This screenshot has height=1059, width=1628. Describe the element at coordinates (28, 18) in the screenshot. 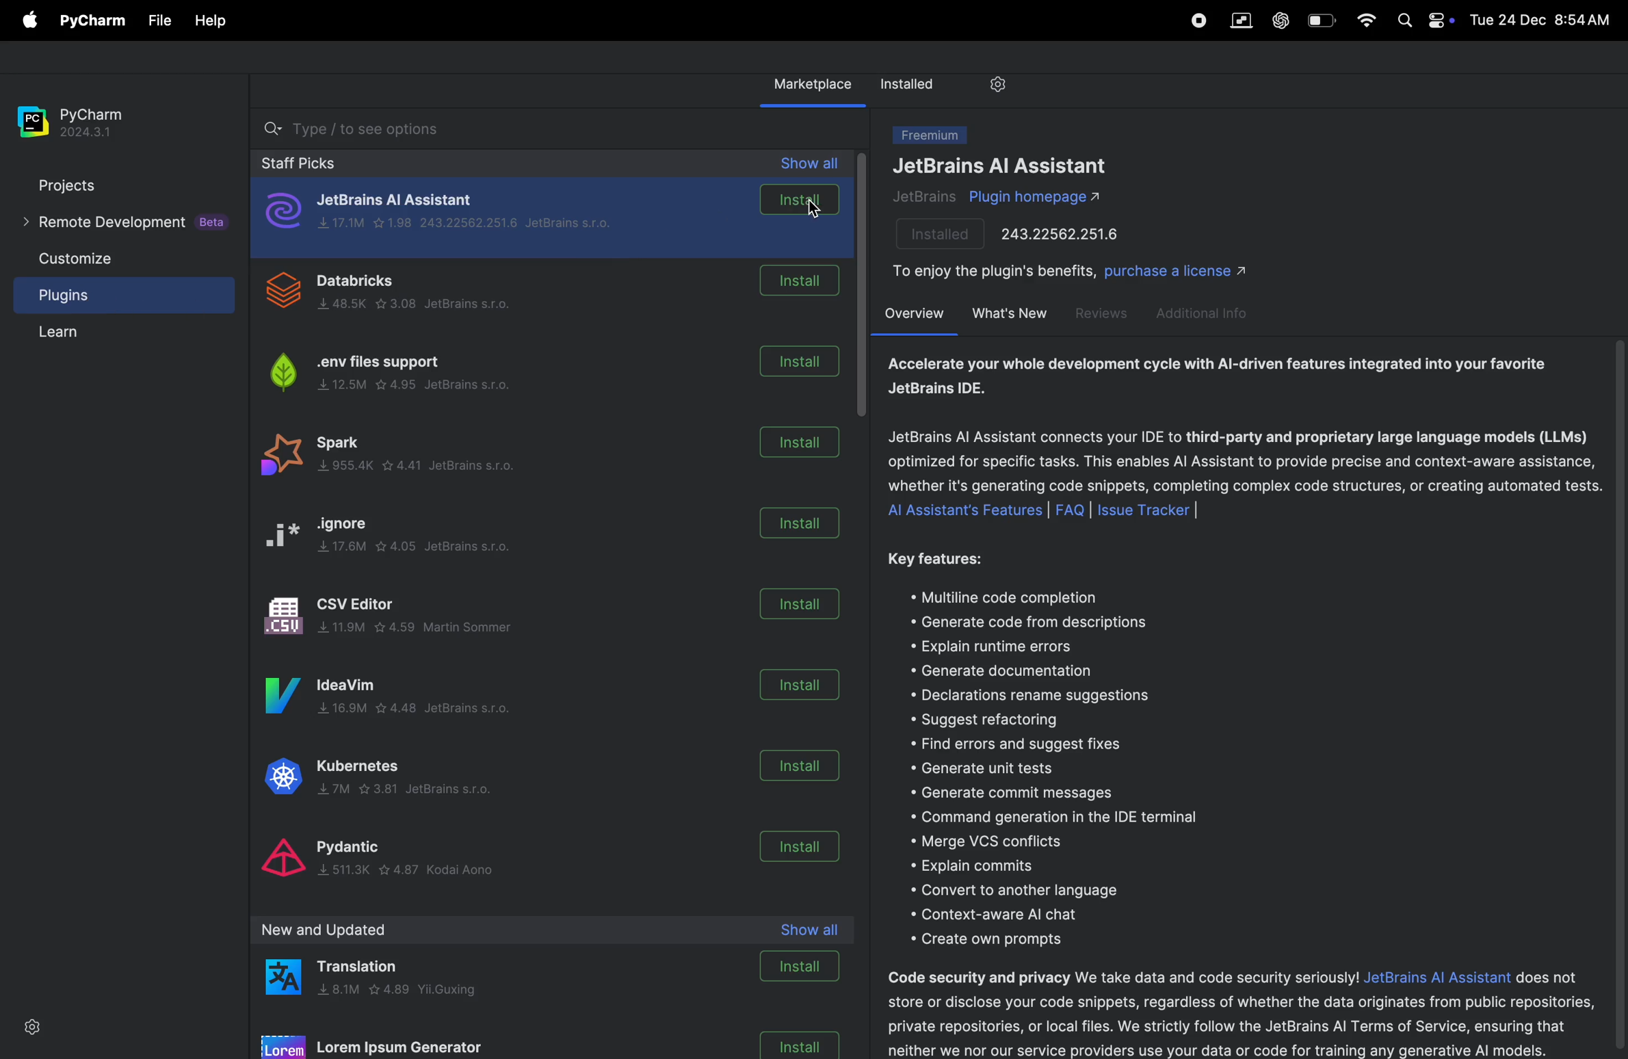

I see `apple menu` at that location.